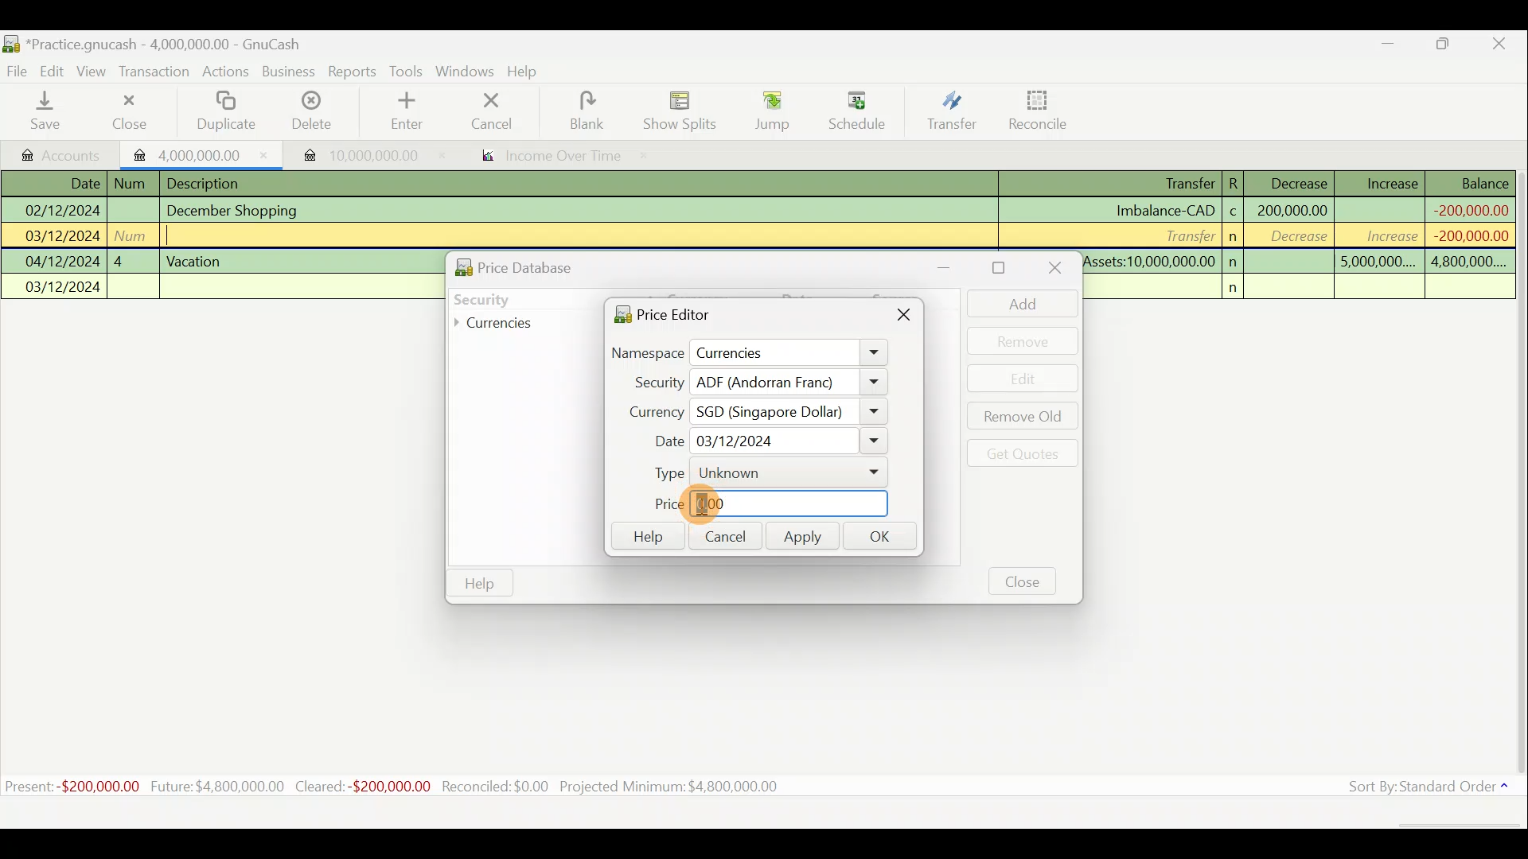  Describe the element at coordinates (63, 238) in the screenshot. I see `03/12/2024` at that location.